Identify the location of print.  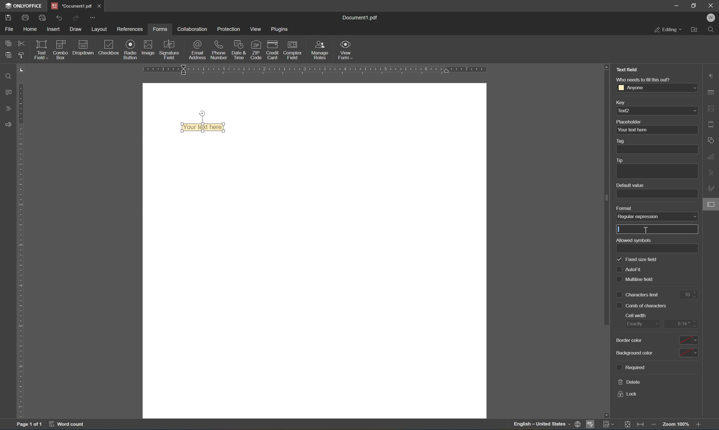
(24, 17).